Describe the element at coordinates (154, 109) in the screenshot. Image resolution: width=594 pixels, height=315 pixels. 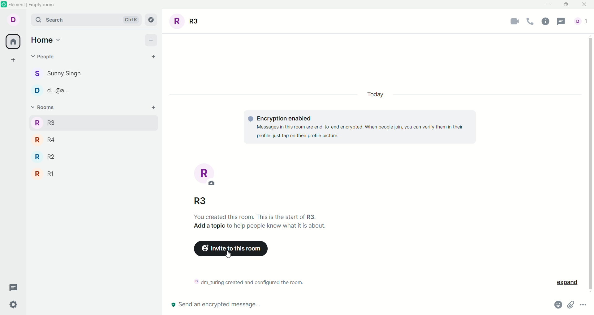
I see `add` at that location.